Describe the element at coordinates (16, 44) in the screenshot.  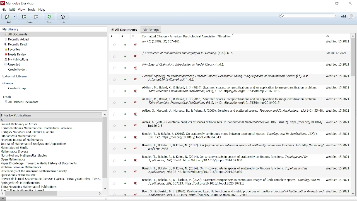
I see `Recently Read` at that location.